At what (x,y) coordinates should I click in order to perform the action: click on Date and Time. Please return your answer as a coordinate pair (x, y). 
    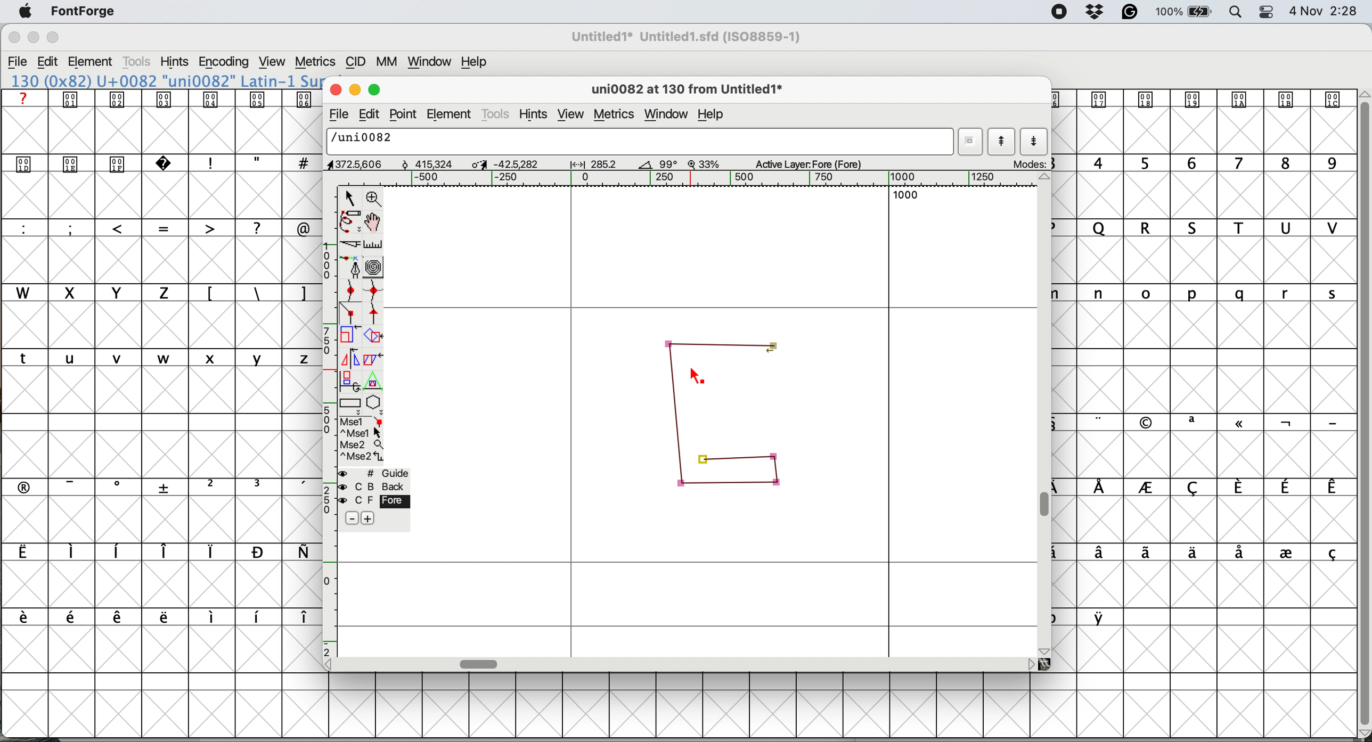
    Looking at the image, I should click on (1328, 11).